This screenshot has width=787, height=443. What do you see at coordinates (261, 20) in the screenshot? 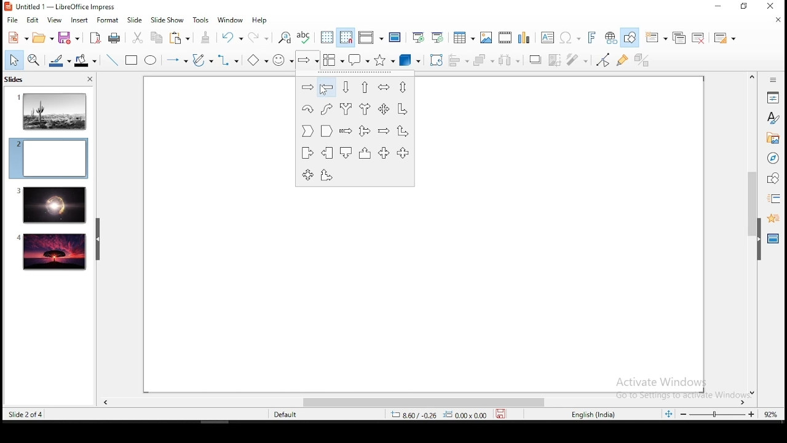
I see `help` at bounding box center [261, 20].